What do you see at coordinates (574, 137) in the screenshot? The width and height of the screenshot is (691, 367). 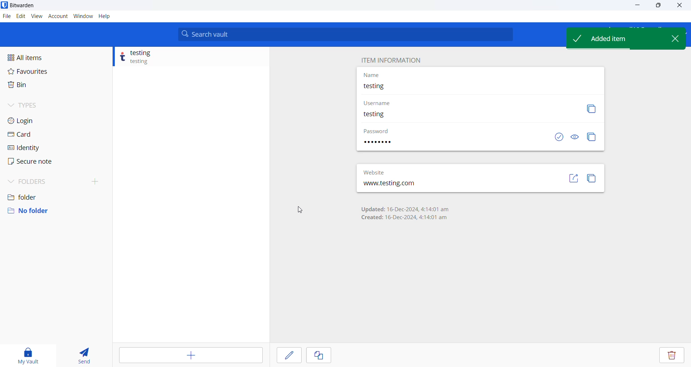 I see `show or hide` at bounding box center [574, 137].